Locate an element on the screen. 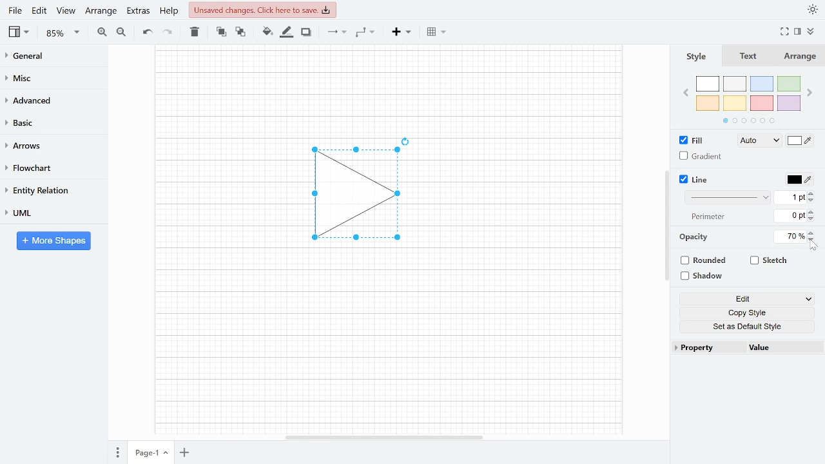 Image resolution: width=825 pixels, height=464 pixels. Increase Opacity is located at coordinates (812, 232).